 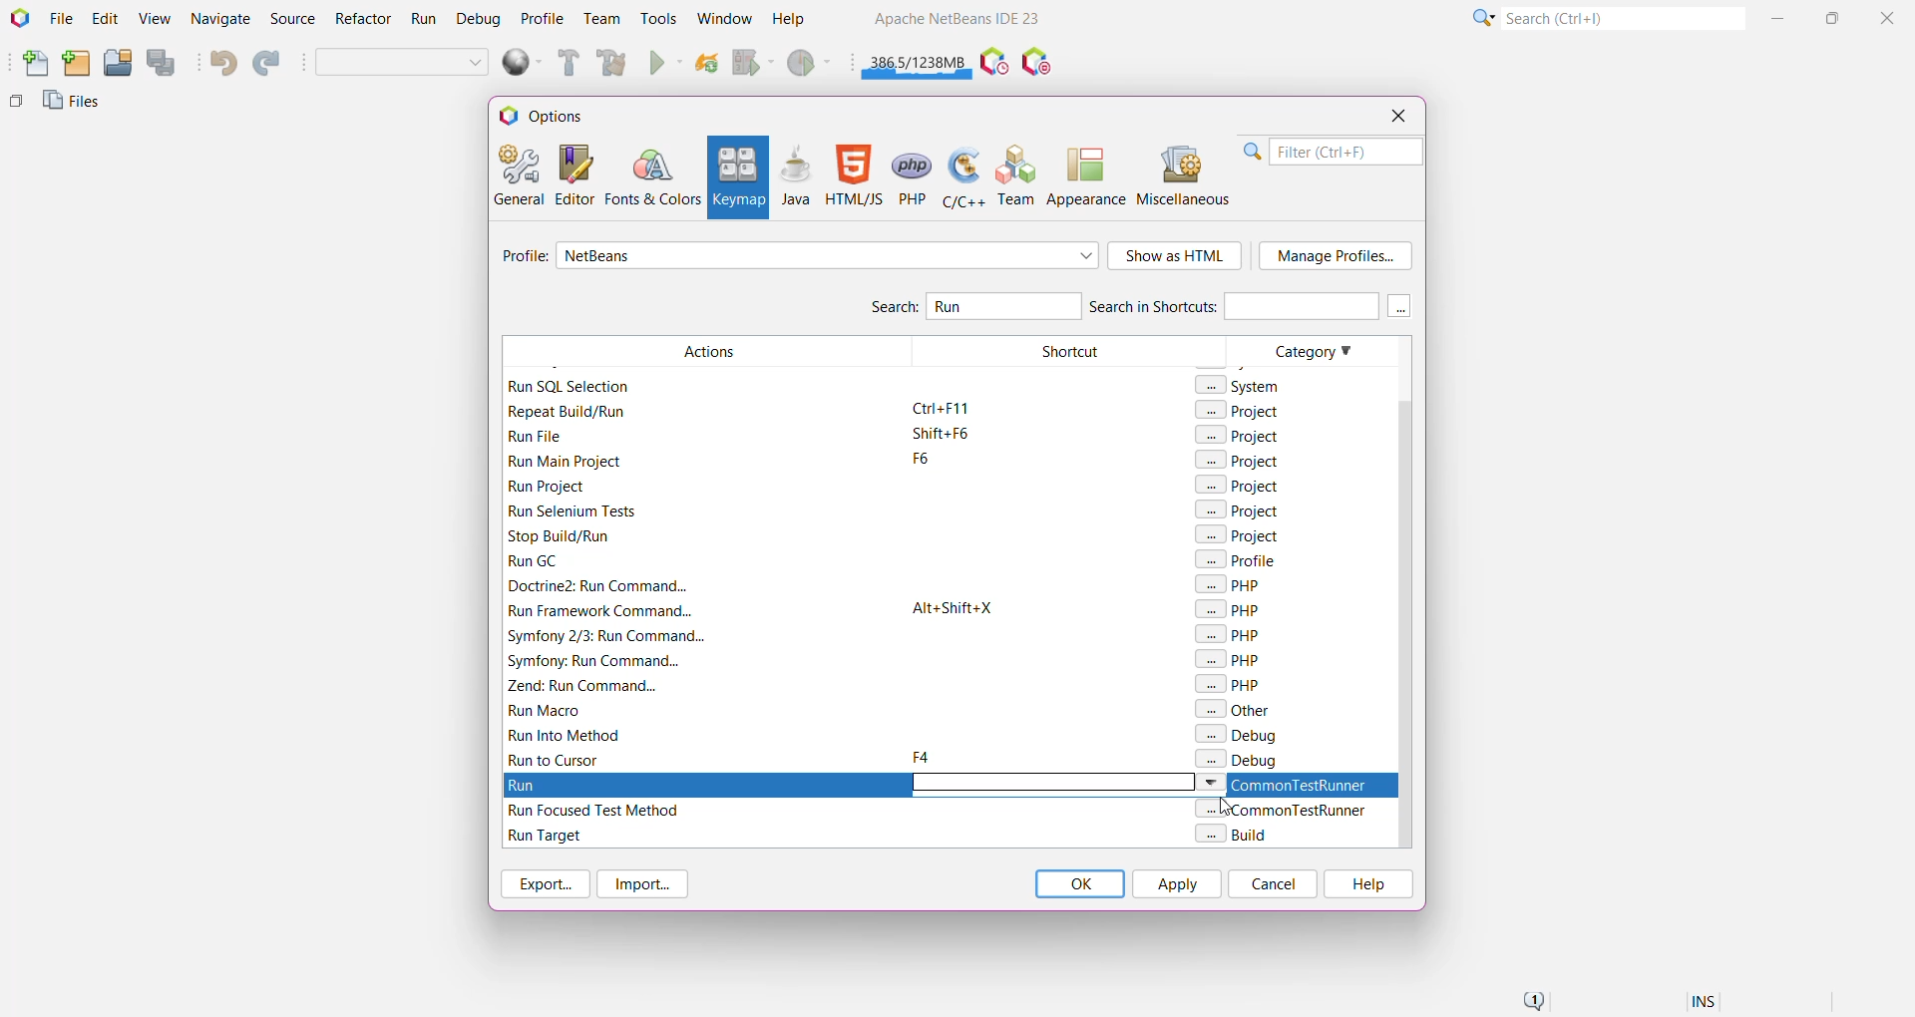 I want to click on C/C++, so click(x=961, y=175).